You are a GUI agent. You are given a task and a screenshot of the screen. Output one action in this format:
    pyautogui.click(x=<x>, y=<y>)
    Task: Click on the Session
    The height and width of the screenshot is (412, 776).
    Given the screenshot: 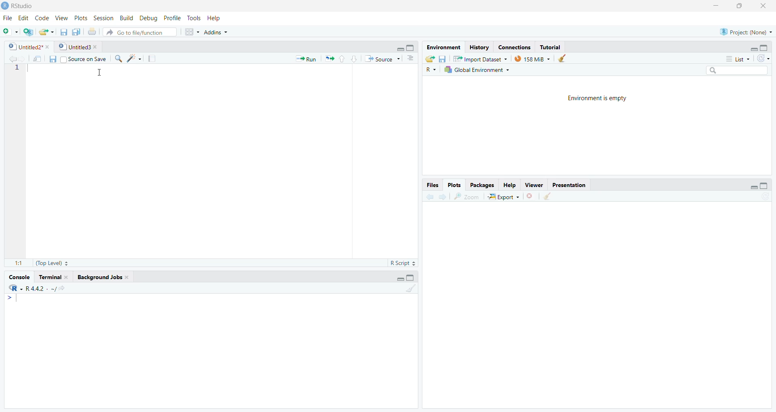 What is the action you would take?
    pyautogui.click(x=101, y=17)
    